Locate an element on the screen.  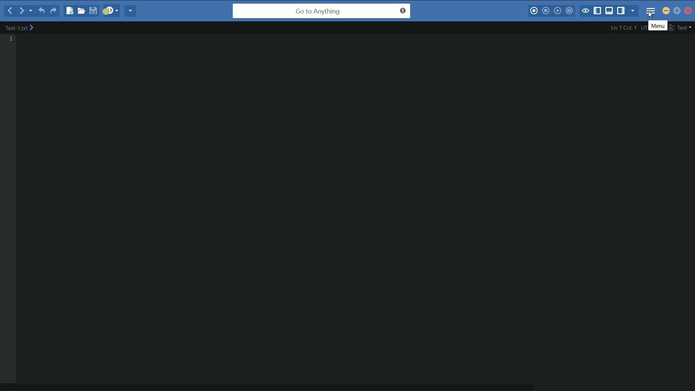
menu is located at coordinates (651, 12).